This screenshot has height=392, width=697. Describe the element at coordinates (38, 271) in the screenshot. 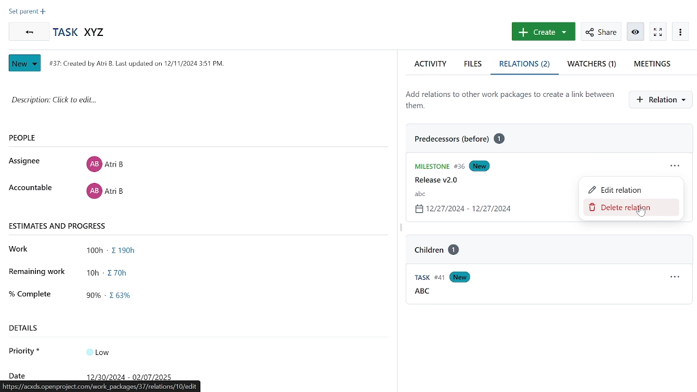

I see `remaining work` at that location.